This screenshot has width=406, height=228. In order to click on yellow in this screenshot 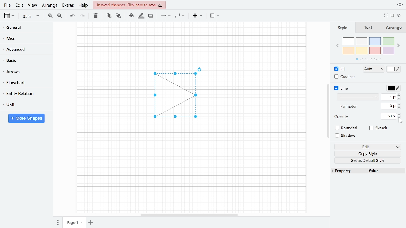, I will do `click(362, 50)`.